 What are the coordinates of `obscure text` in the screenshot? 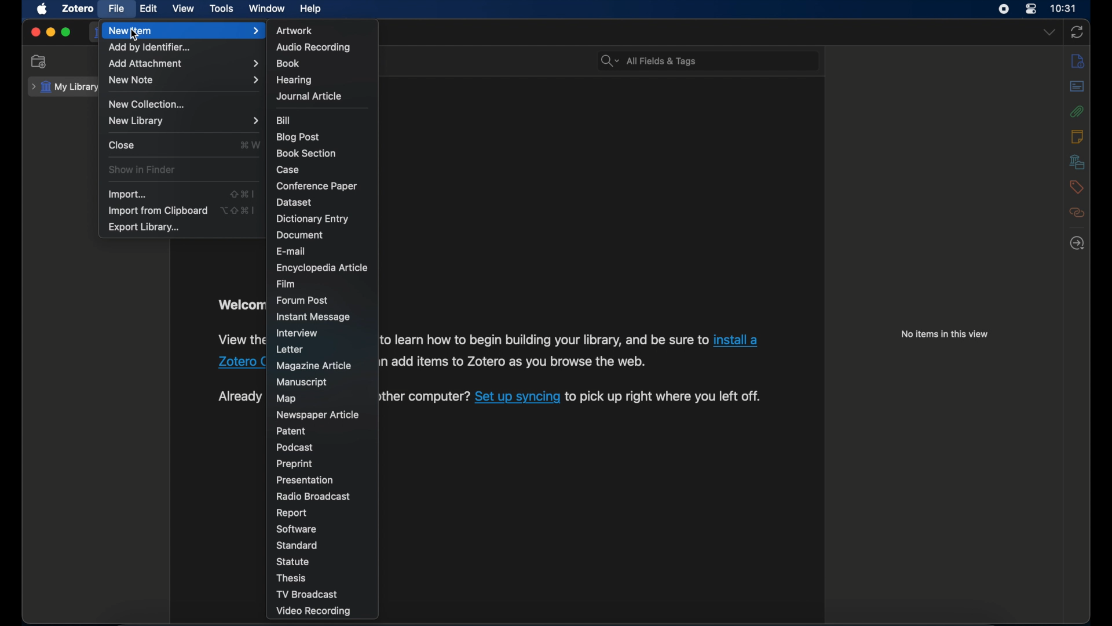 It's located at (239, 305).